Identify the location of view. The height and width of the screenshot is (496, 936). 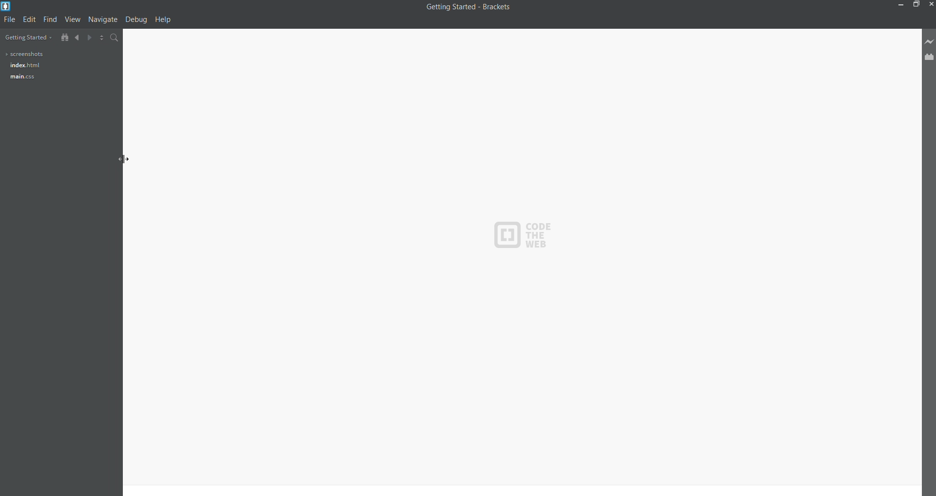
(72, 19).